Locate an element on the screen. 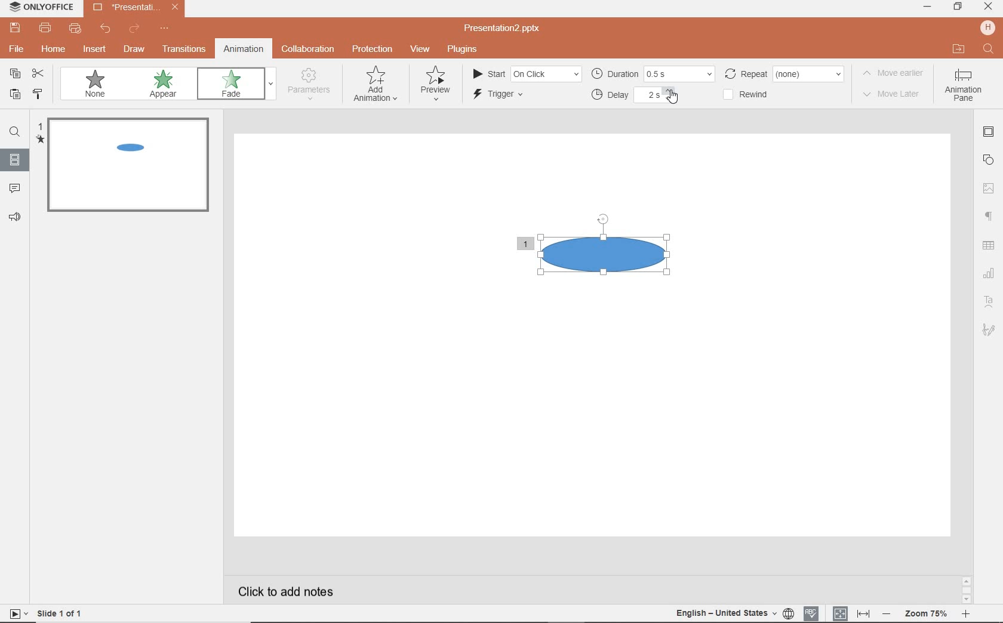  Presentation2.pptx is located at coordinates (135, 9).